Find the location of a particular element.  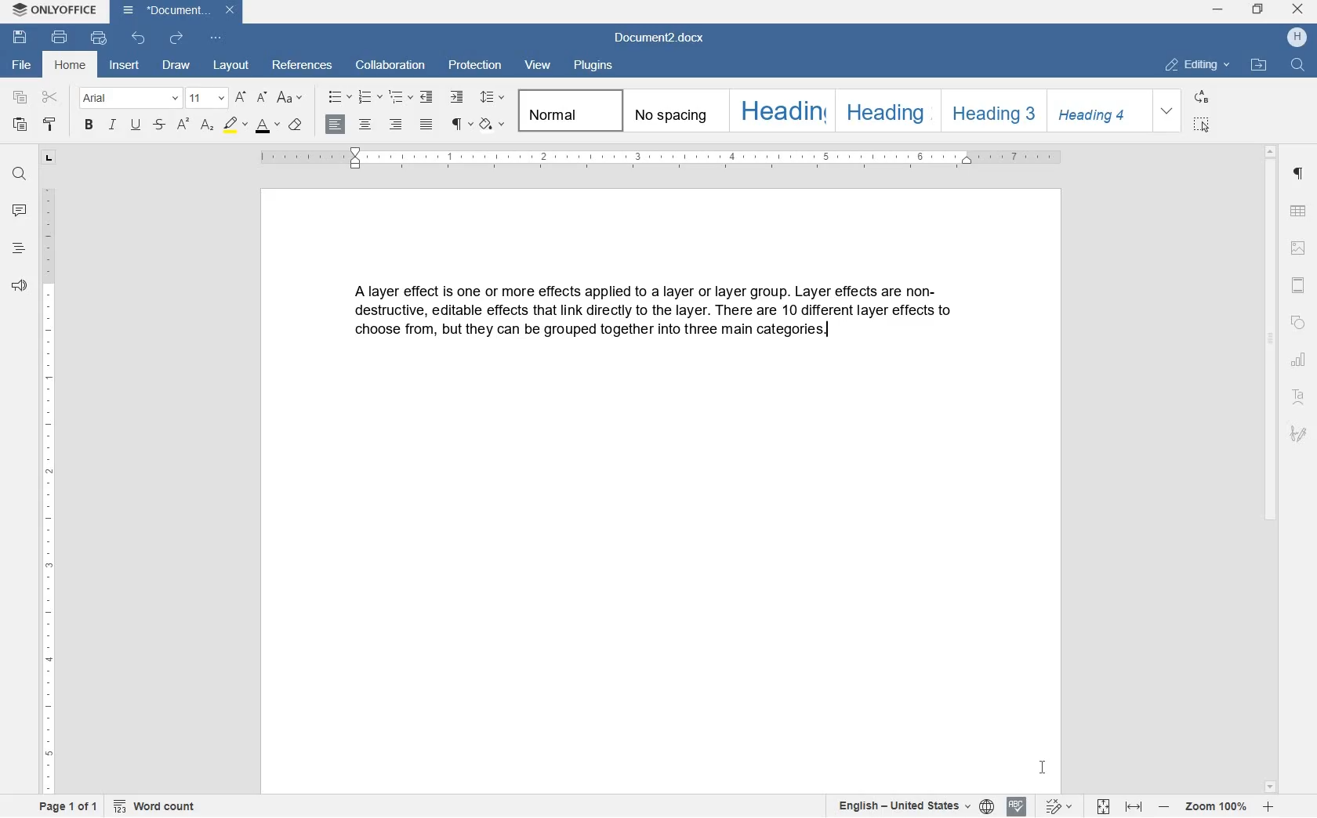

chart is located at coordinates (1298, 359).